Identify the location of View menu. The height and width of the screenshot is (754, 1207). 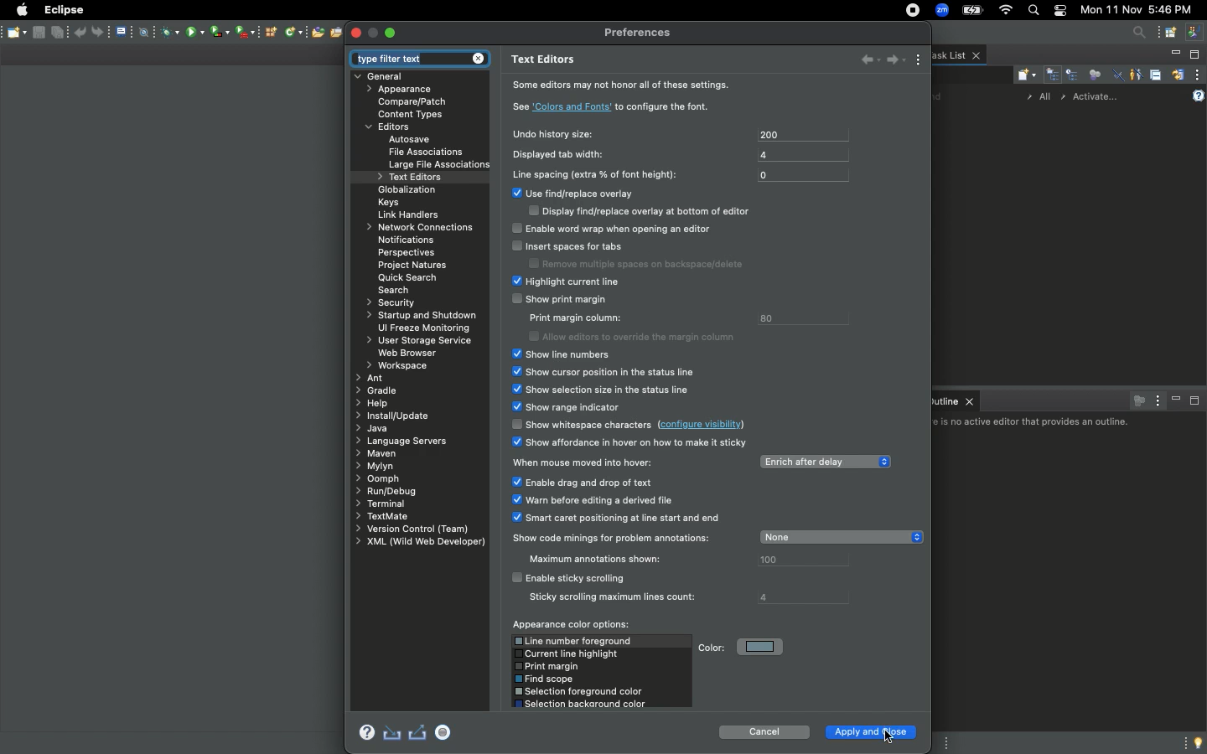
(1157, 400).